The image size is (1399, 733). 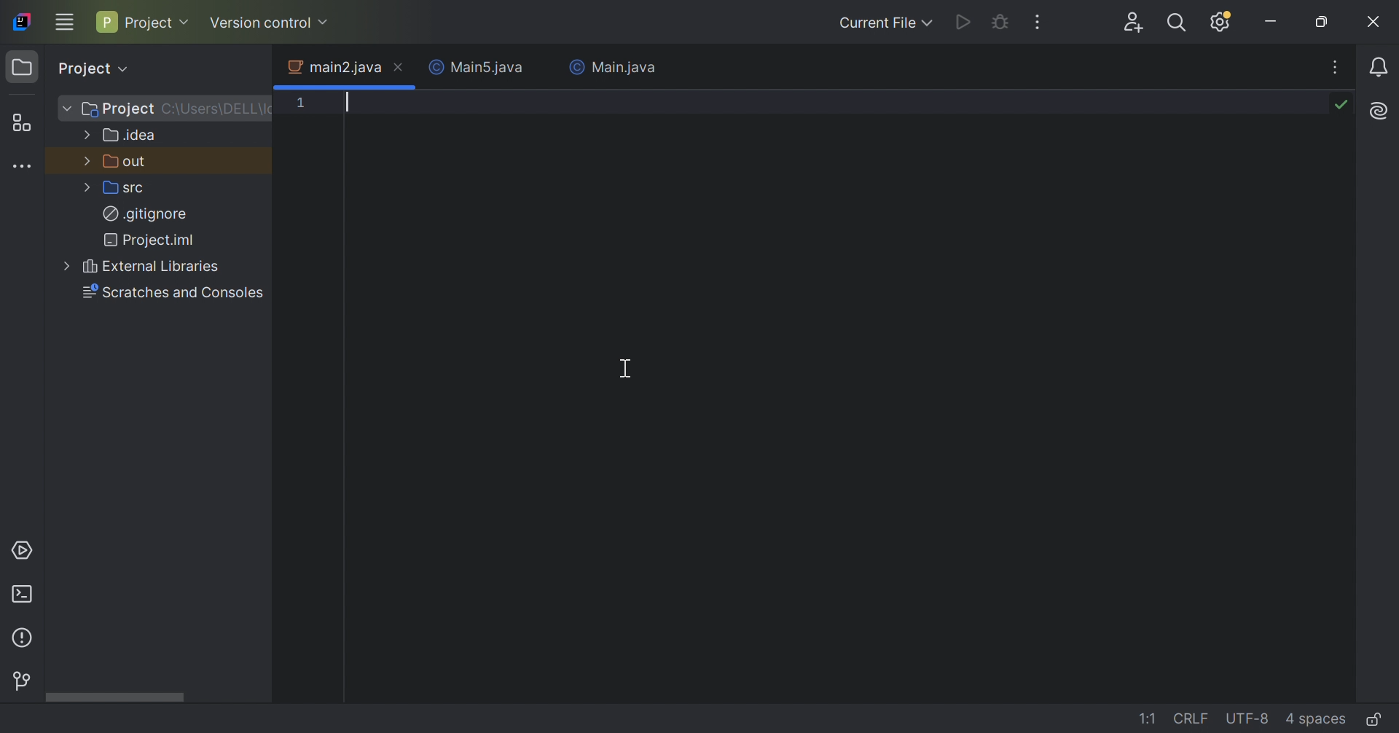 I want to click on Minimize, so click(x=1275, y=20).